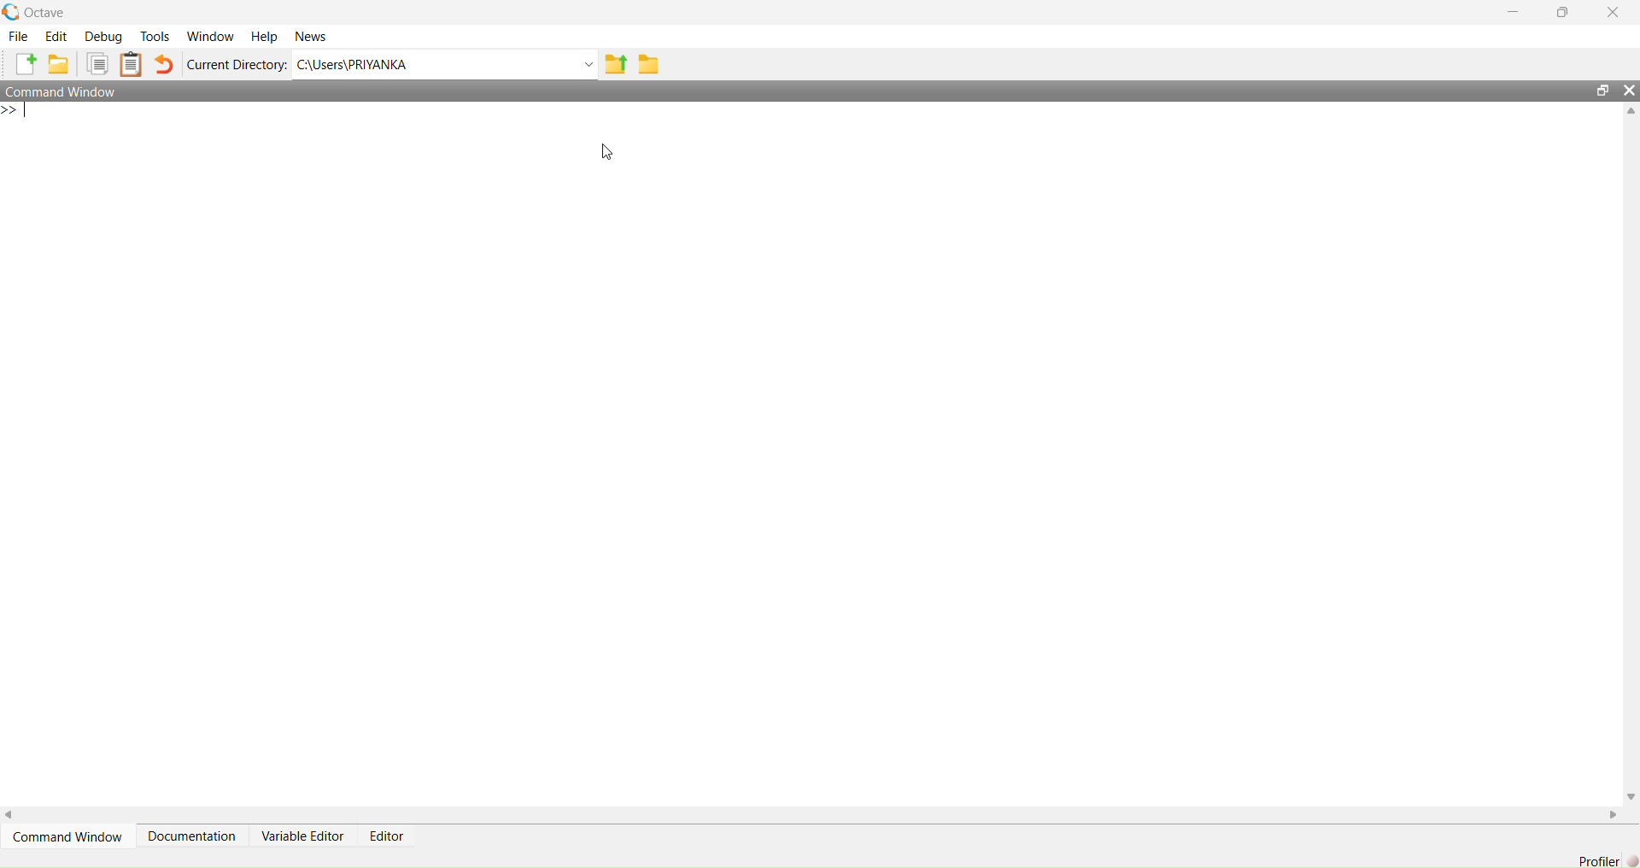  I want to click on Undock Widget, so click(1603, 91).